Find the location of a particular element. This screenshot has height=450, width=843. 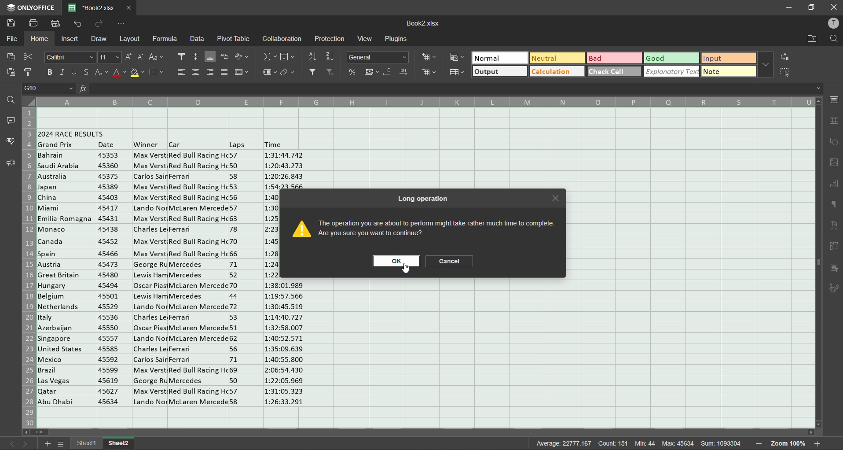

date is located at coordinates (109, 144).